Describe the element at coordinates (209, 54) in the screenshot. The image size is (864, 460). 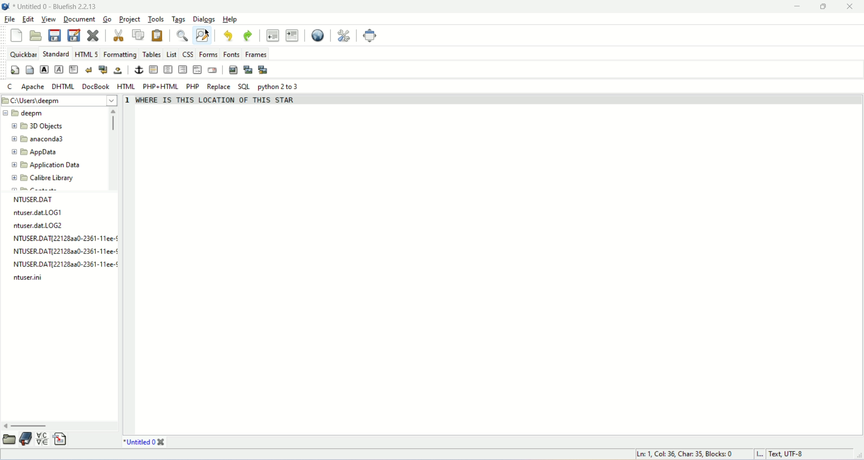
I see `forms` at that location.